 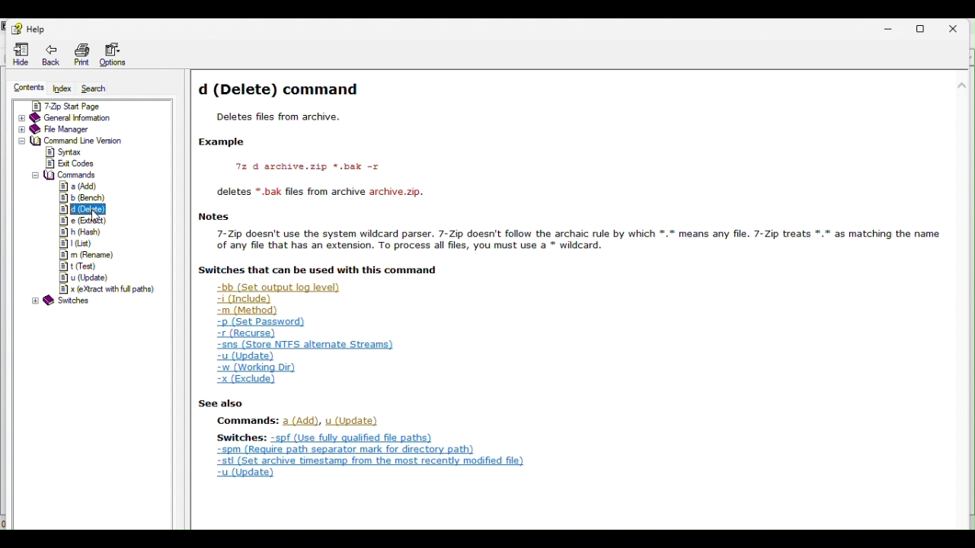 I want to click on som (Require path separator mark for directory path, so click(x=345, y=449).